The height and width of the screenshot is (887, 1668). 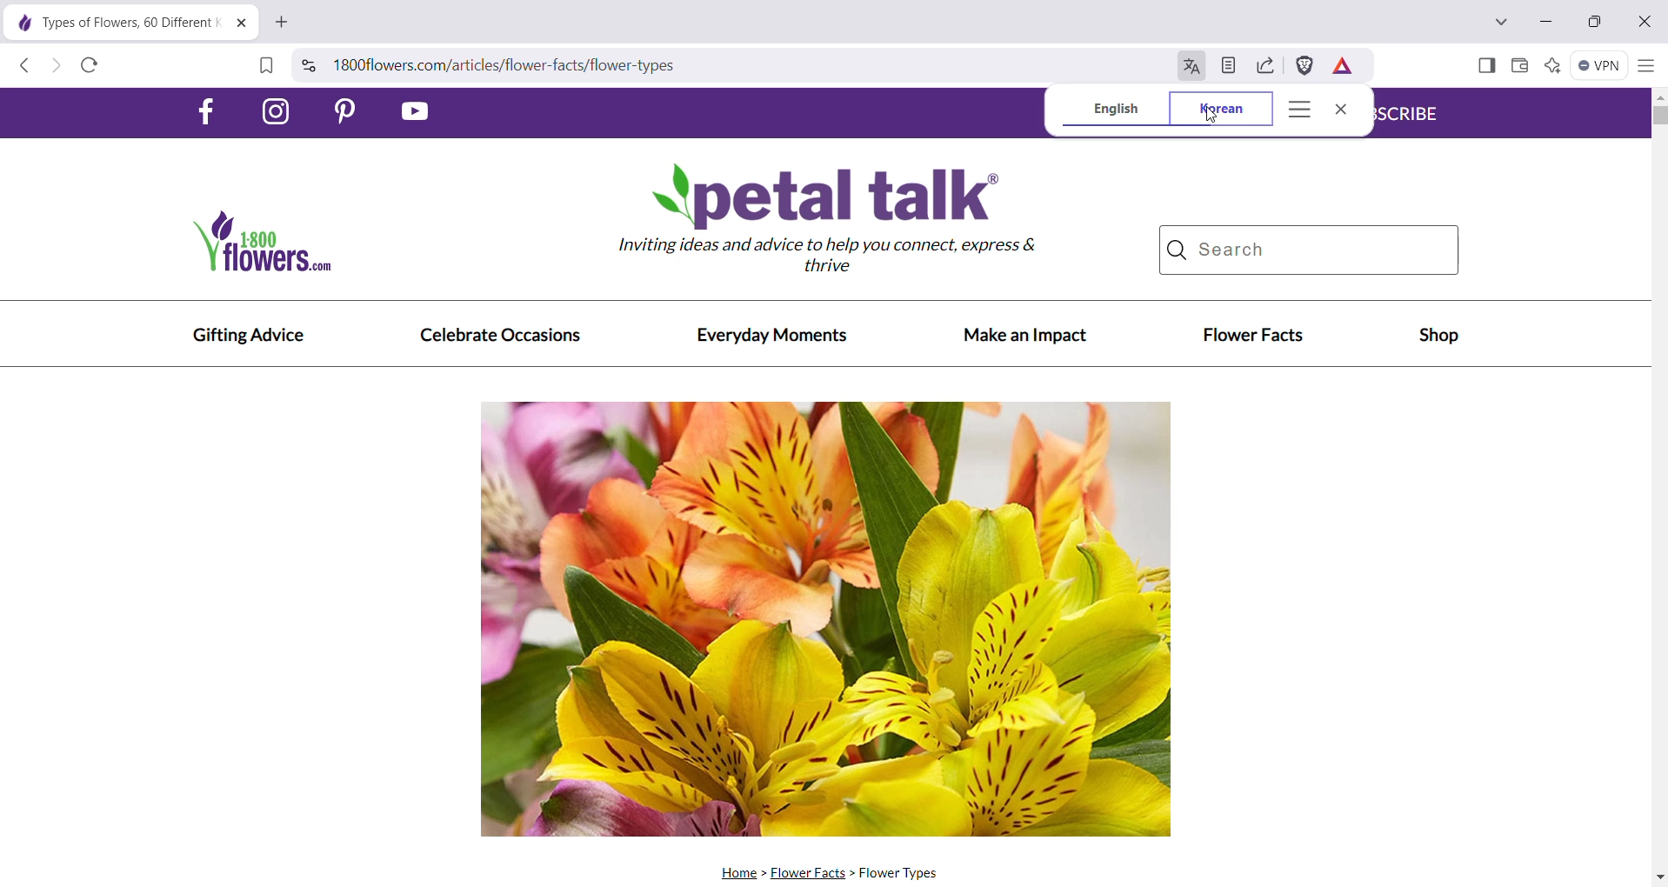 What do you see at coordinates (1208, 117) in the screenshot?
I see `cursor` at bounding box center [1208, 117].